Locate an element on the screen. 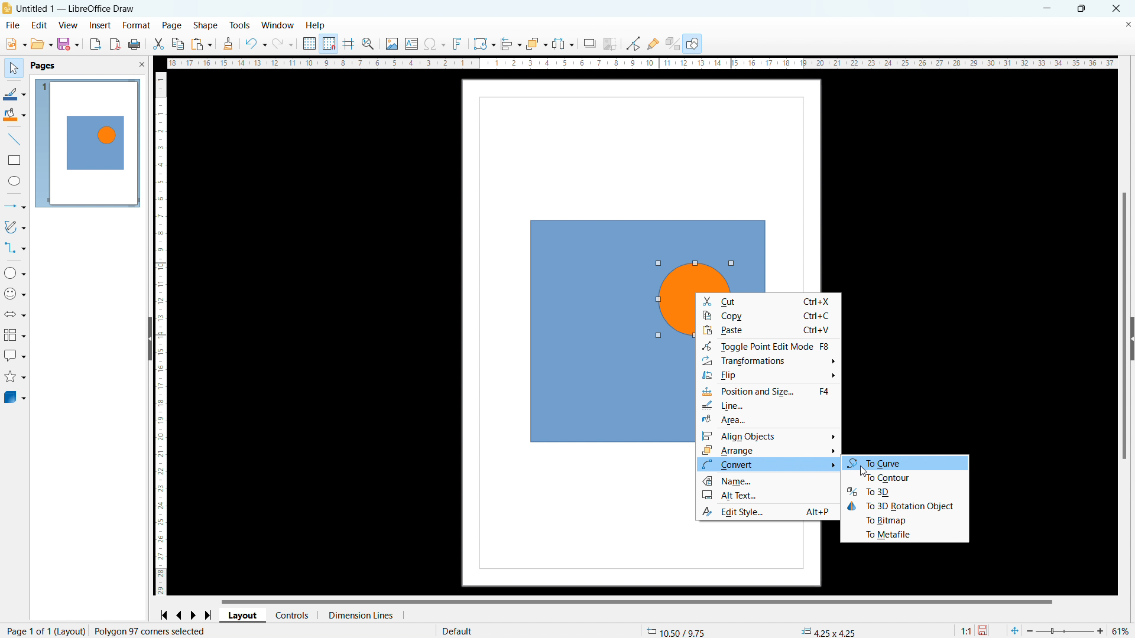 The width and height of the screenshot is (1135, 638). fill color is located at coordinates (15, 115).